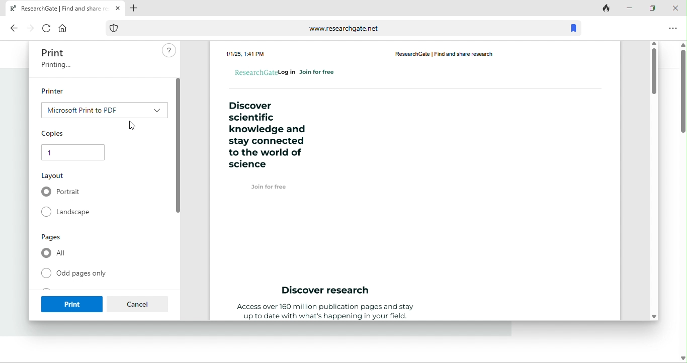 This screenshot has height=363, width=687. What do you see at coordinates (70, 303) in the screenshot?
I see `print` at bounding box center [70, 303].